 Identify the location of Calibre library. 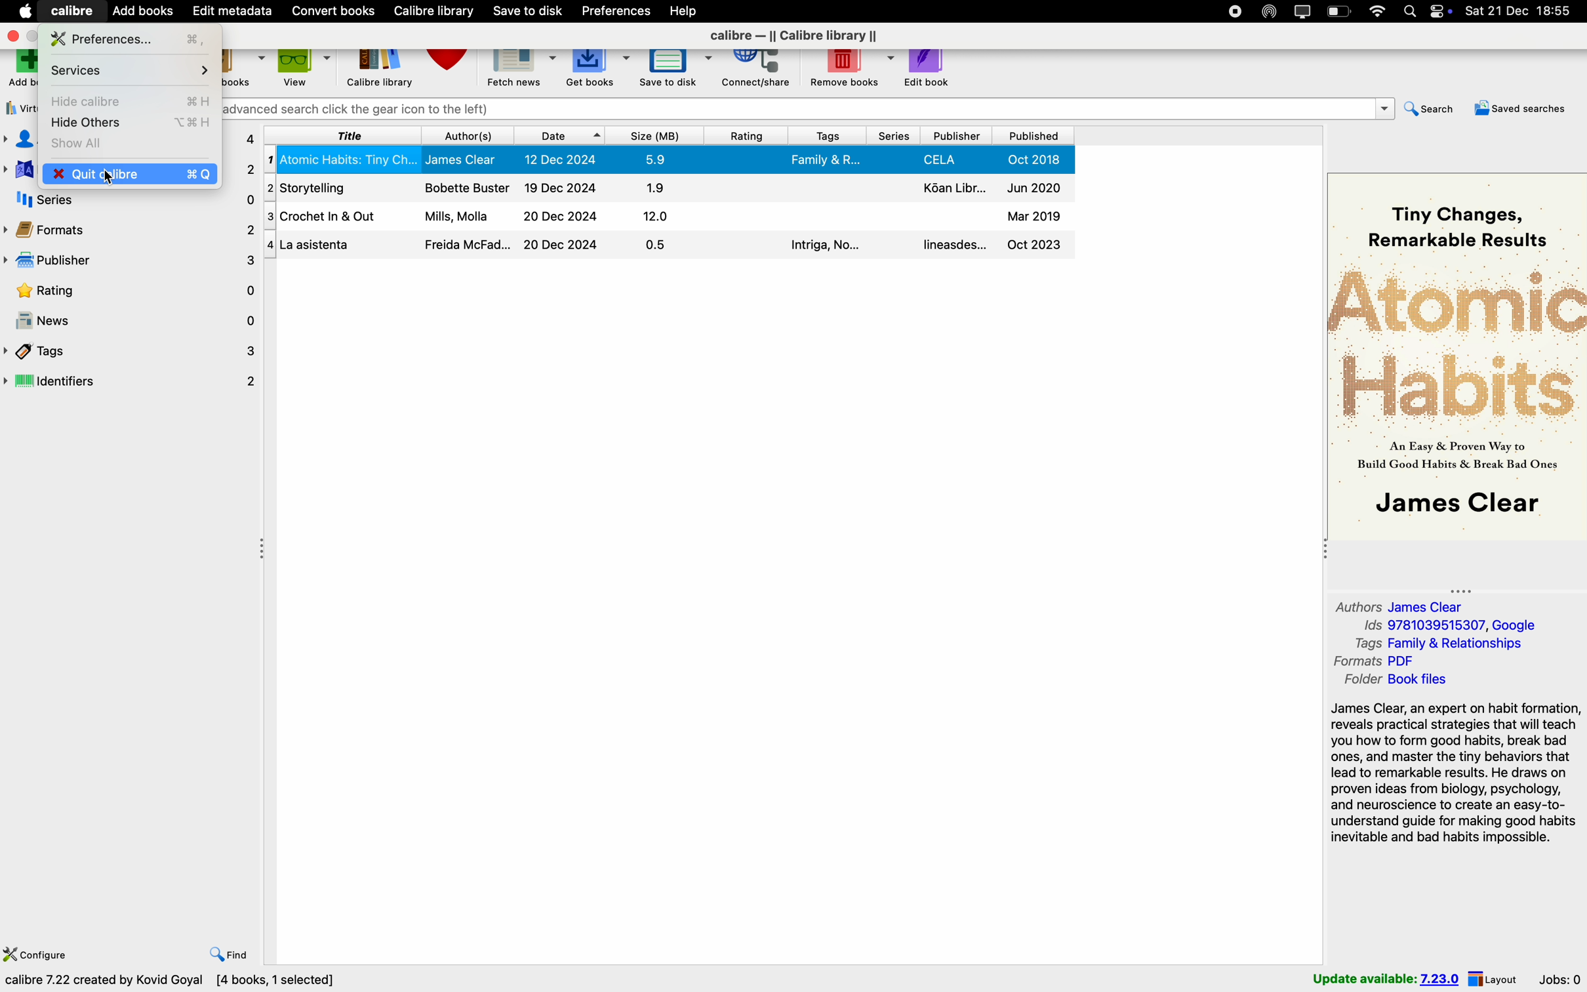
(437, 12).